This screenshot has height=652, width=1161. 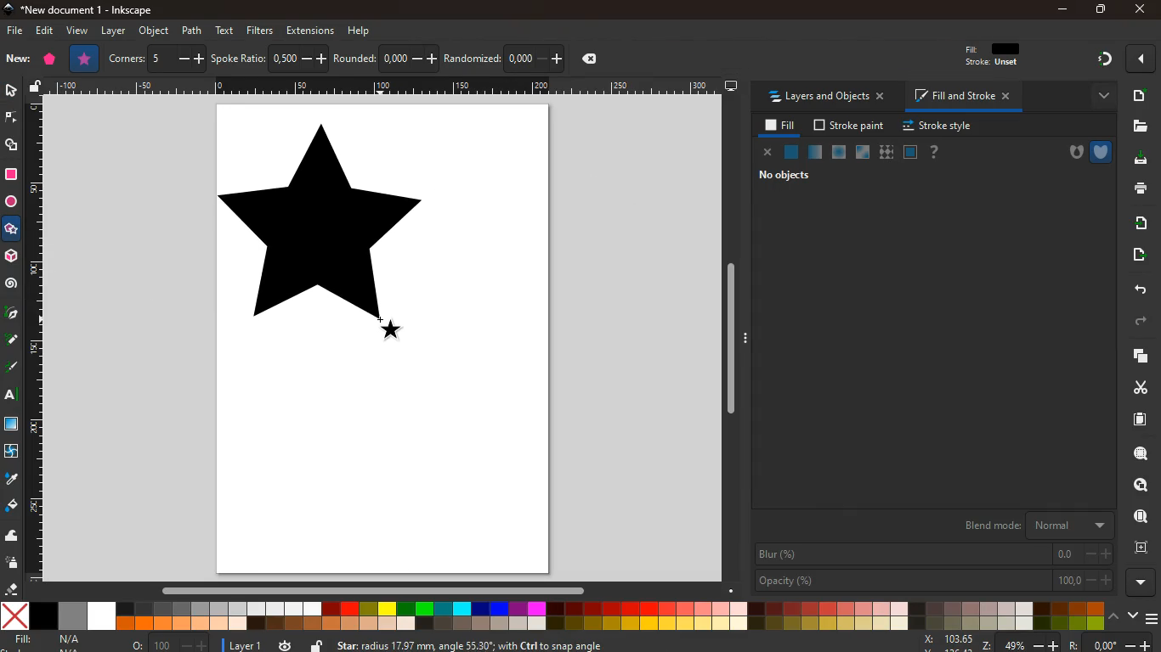 I want to click on close, so click(x=767, y=153).